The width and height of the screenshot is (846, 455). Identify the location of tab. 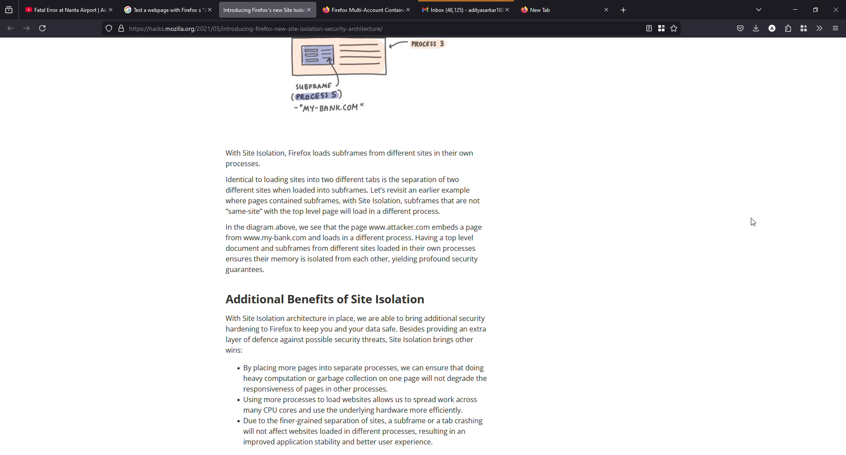
(537, 10).